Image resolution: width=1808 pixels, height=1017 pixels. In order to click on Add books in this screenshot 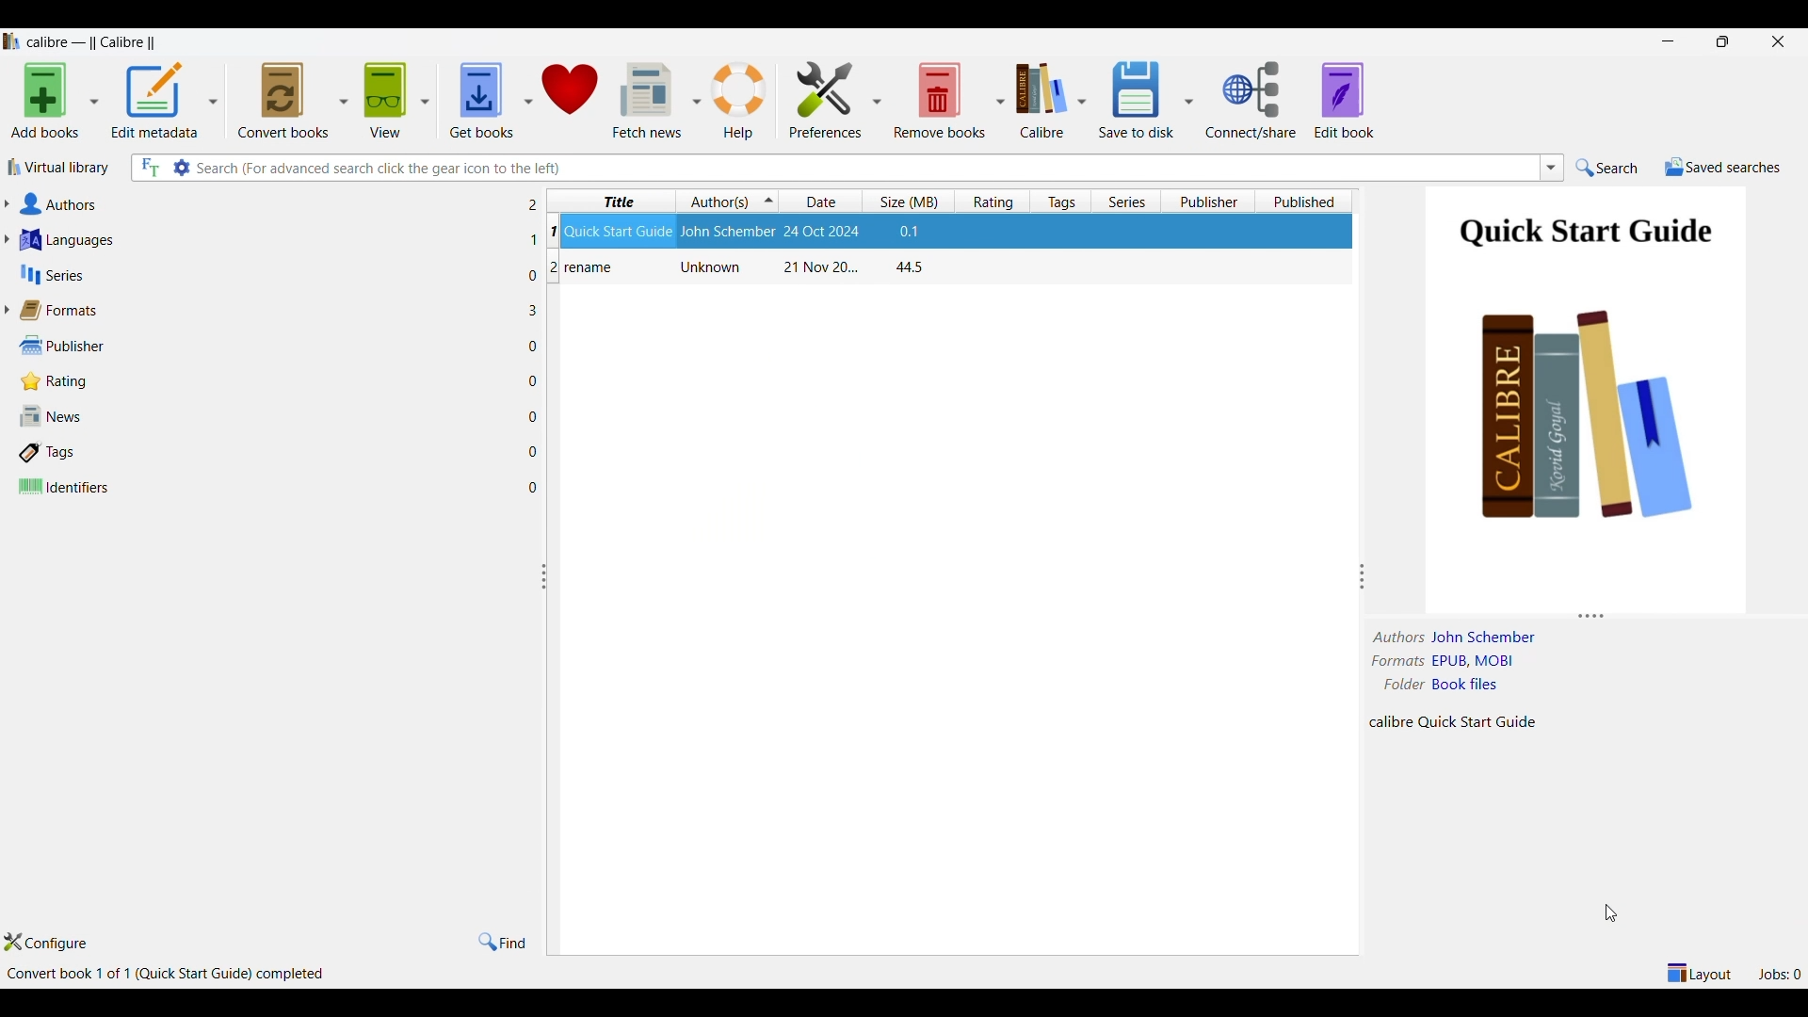, I will do `click(44, 102)`.